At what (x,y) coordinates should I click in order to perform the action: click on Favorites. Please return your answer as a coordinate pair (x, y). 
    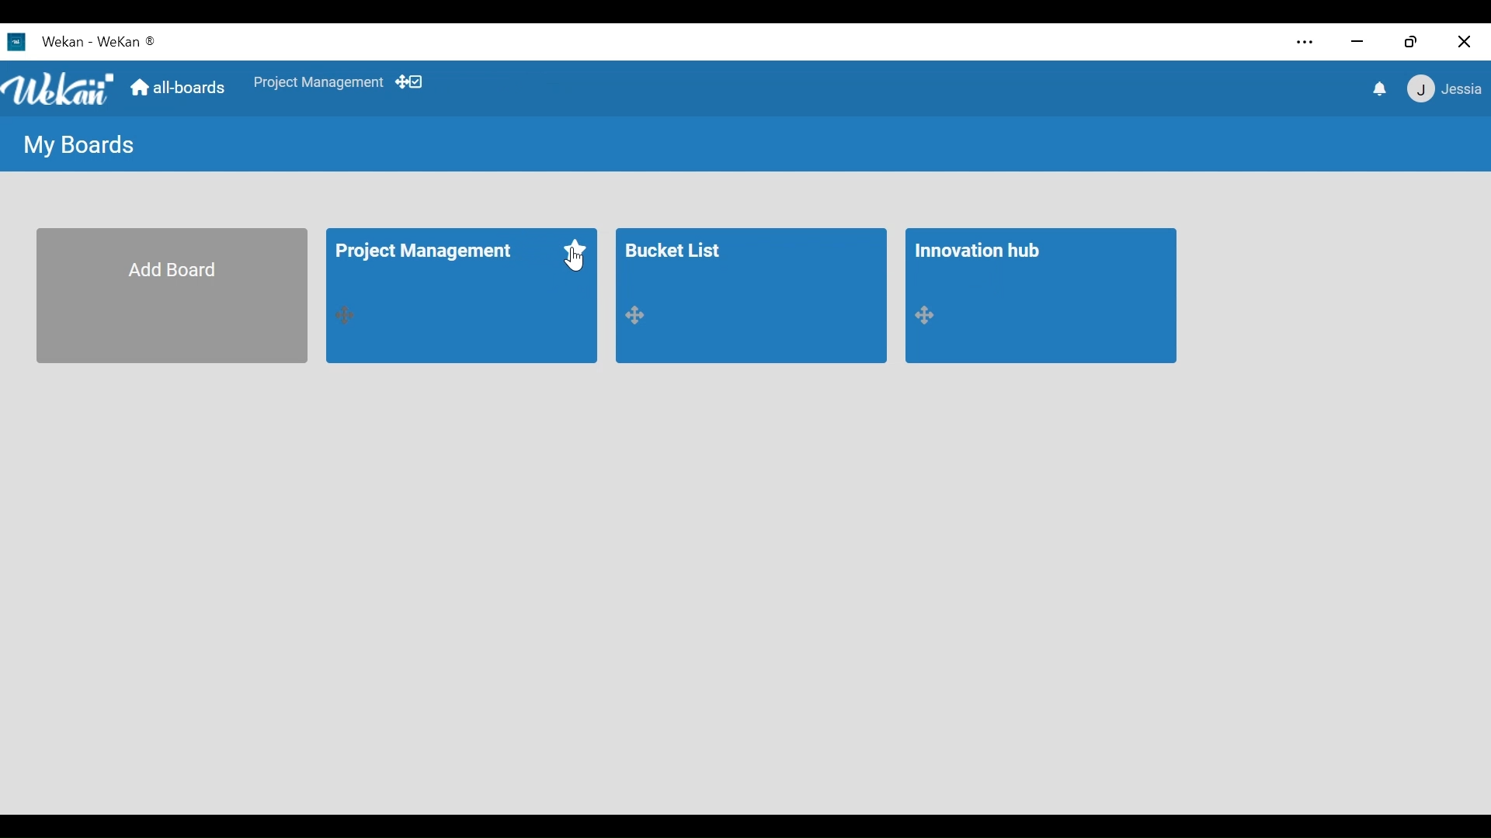
    Looking at the image, I should click on (577, 250).